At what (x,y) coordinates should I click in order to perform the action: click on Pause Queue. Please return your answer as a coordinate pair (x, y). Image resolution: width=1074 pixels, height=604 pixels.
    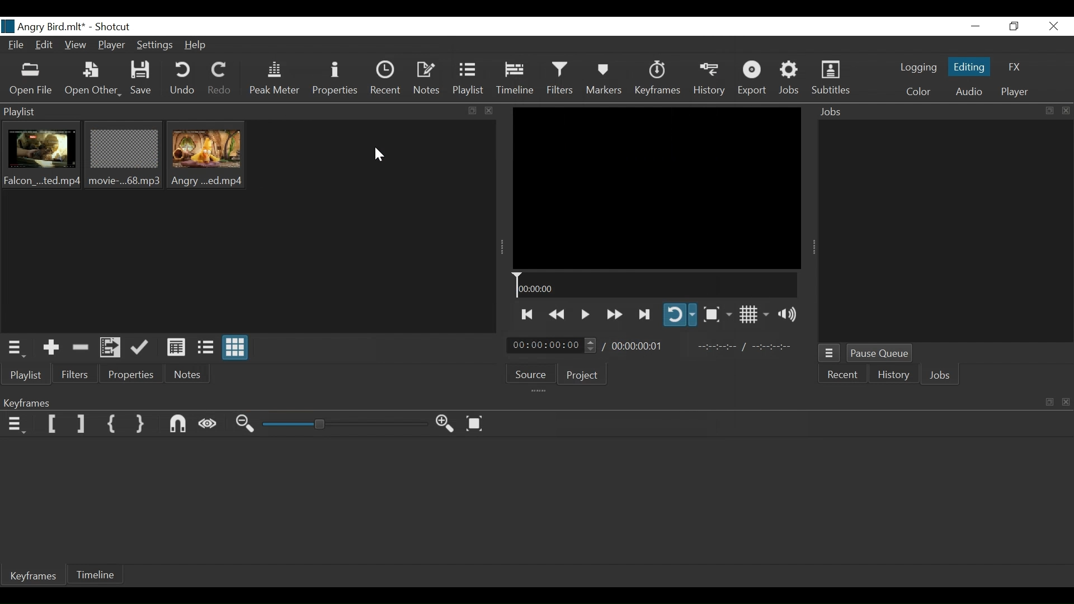
    Looking at the image, I should click on (879, 353).